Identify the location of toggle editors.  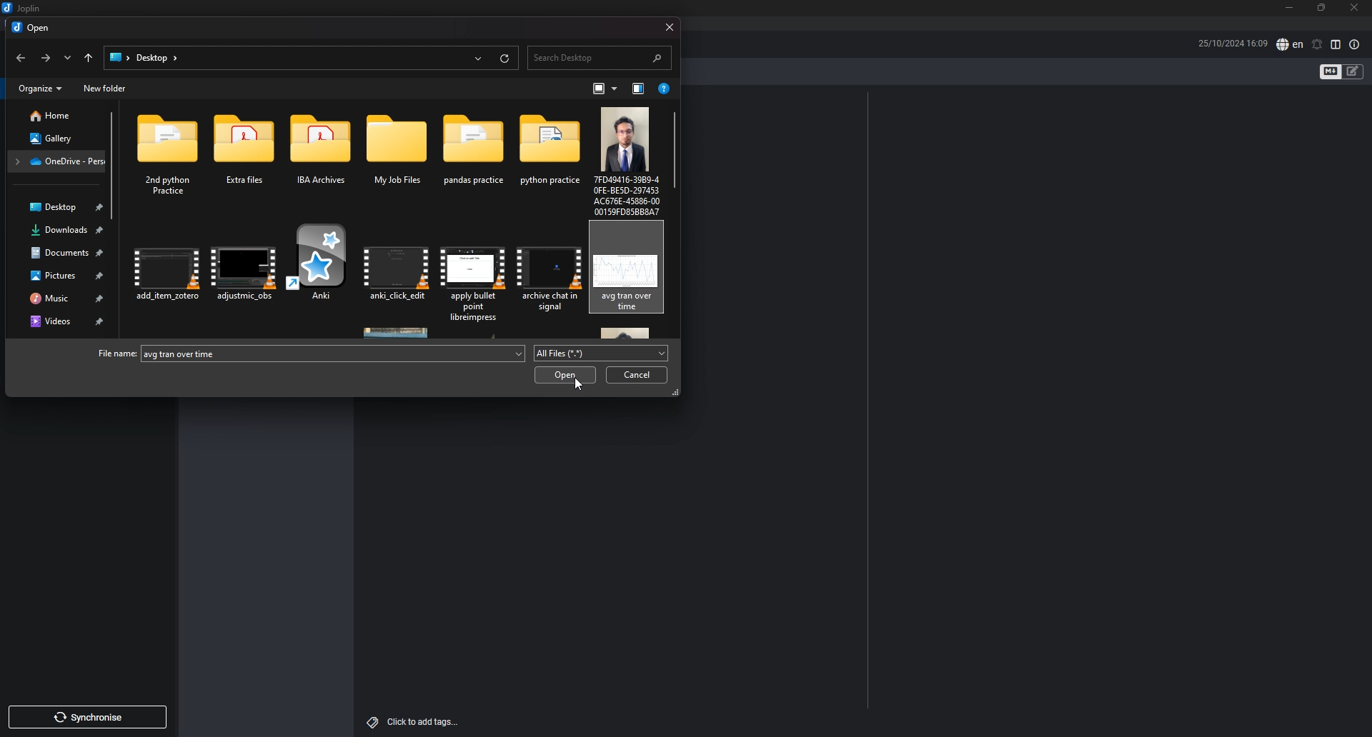
(1331, 71).